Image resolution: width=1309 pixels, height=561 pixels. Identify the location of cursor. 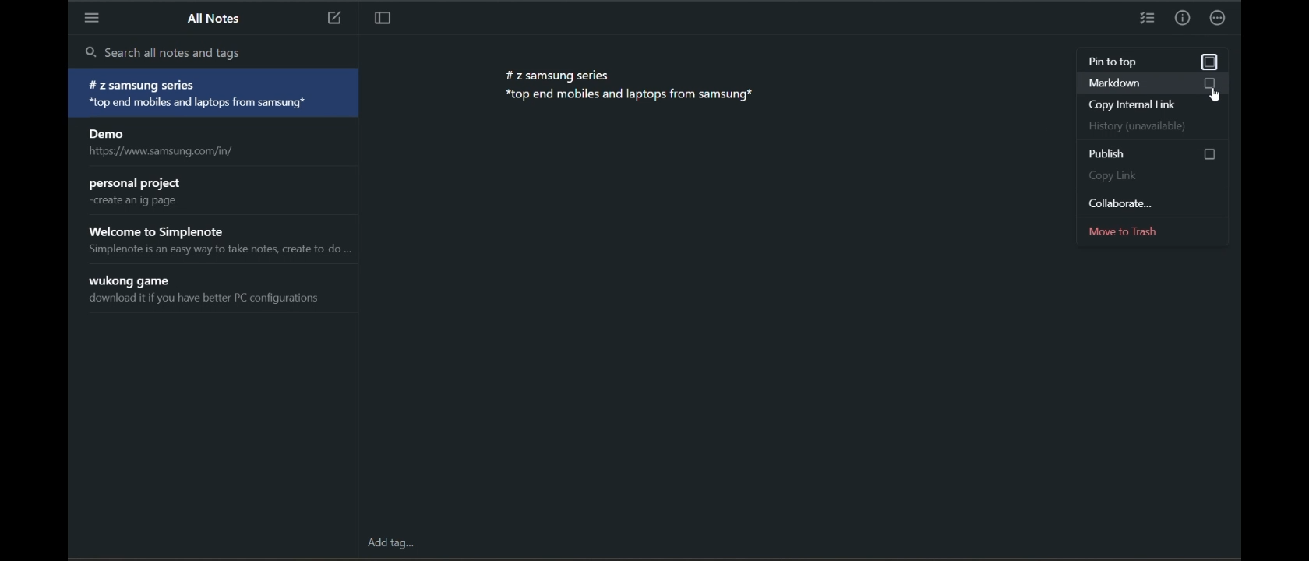
(1215, 96).